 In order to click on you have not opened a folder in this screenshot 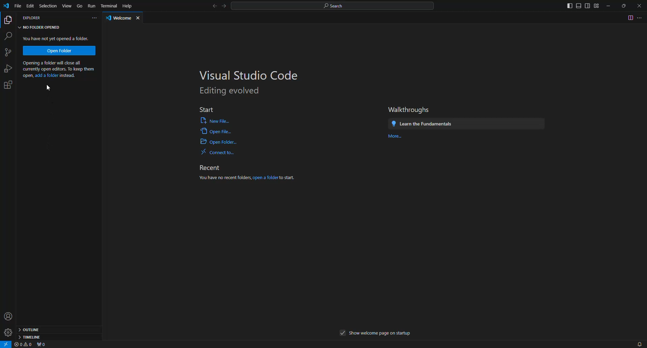, I will do `click(58, 38)`.